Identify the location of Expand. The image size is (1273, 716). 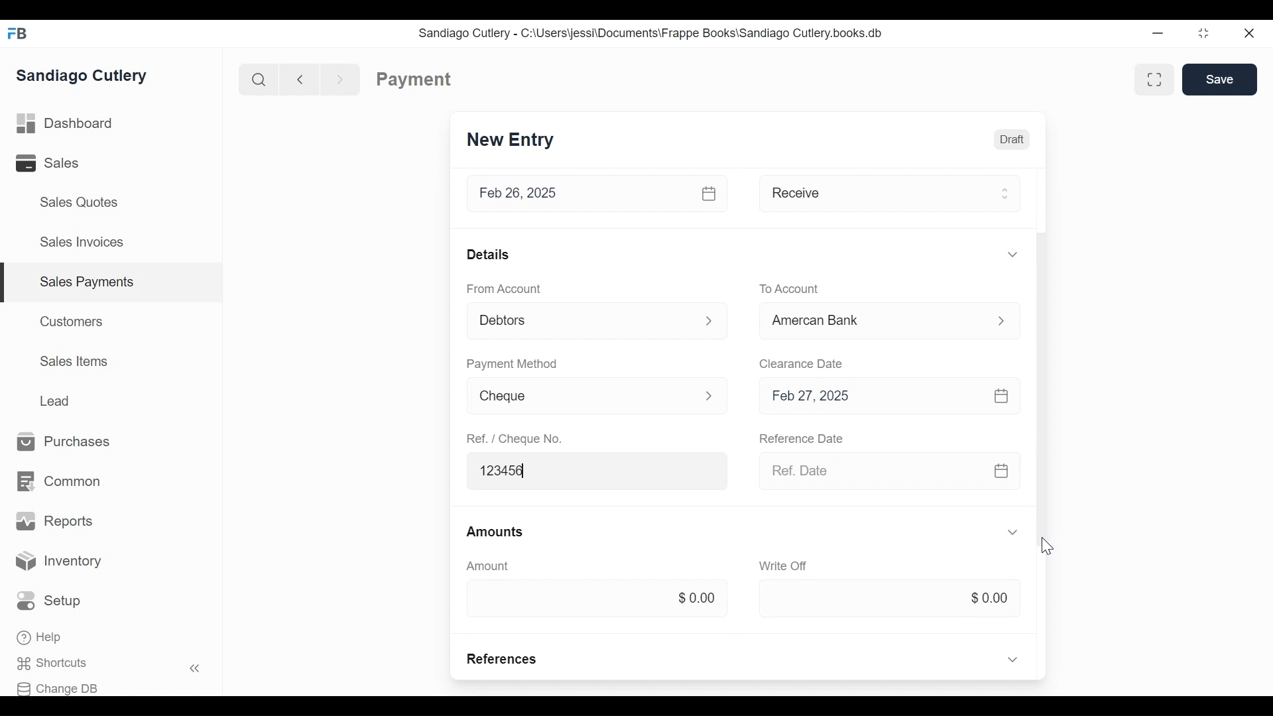
(1012, 254).